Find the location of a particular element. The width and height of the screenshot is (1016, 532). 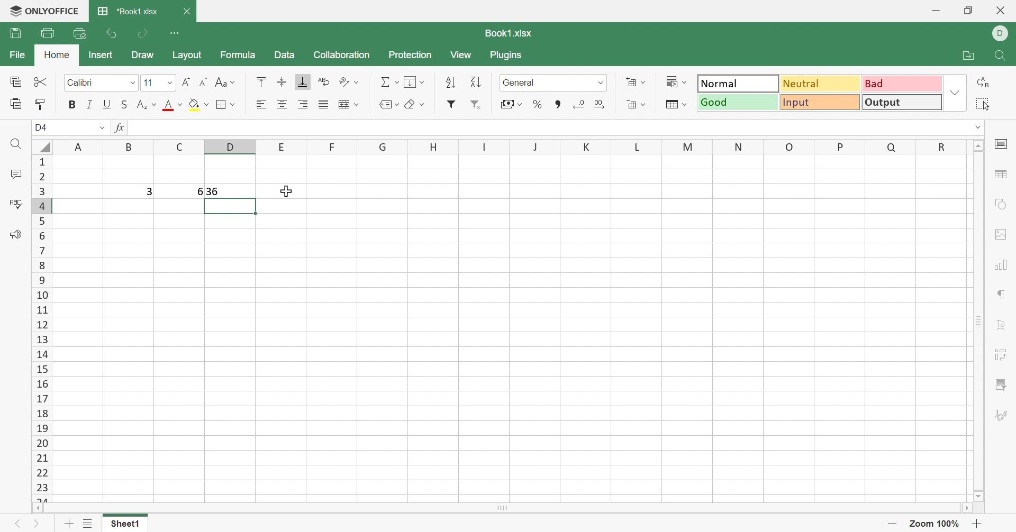

File is located at coordinates (20, 55).